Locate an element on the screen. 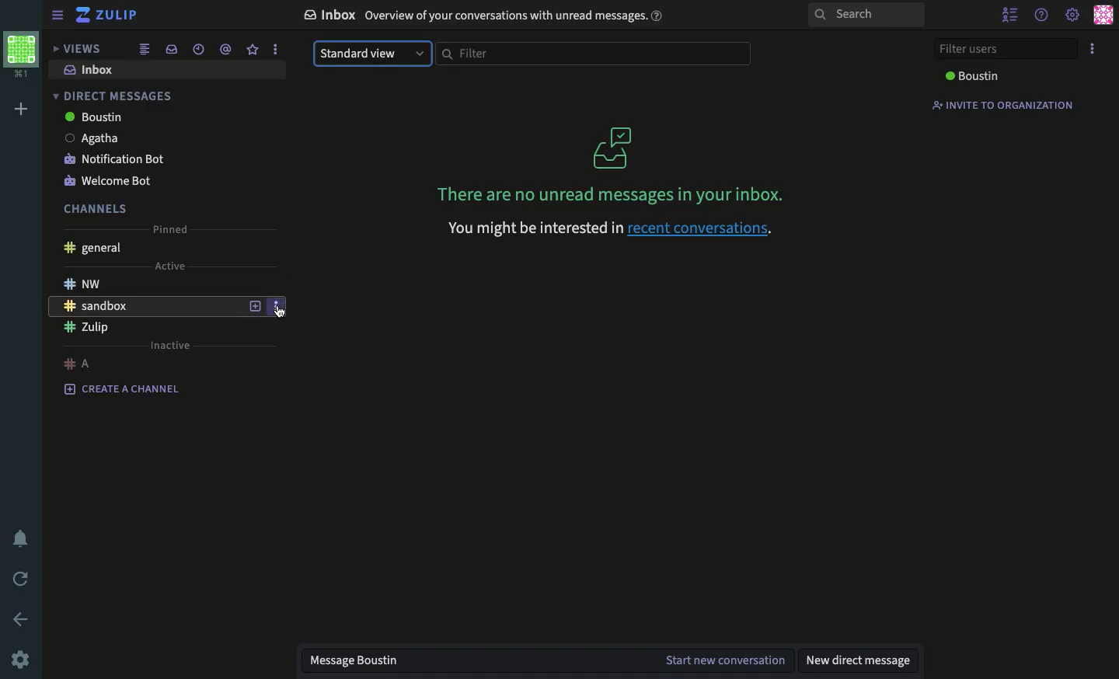  options is located at coordinates (1091, 49).